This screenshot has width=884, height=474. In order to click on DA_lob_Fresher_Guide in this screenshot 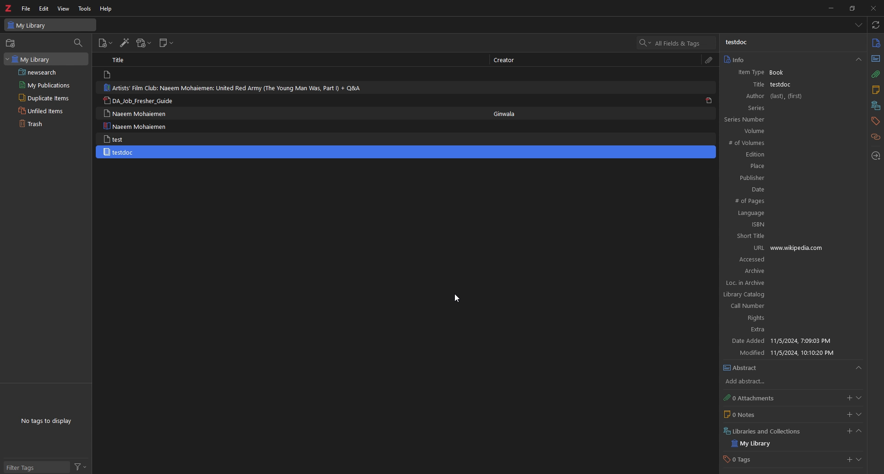, I will do `click(140, 101)`.